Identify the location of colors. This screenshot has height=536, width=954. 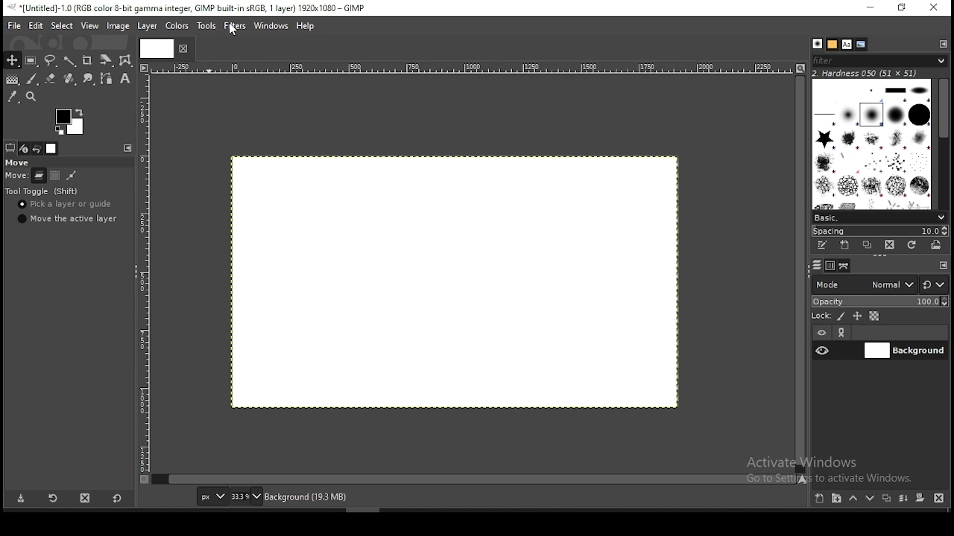
(72, 120).